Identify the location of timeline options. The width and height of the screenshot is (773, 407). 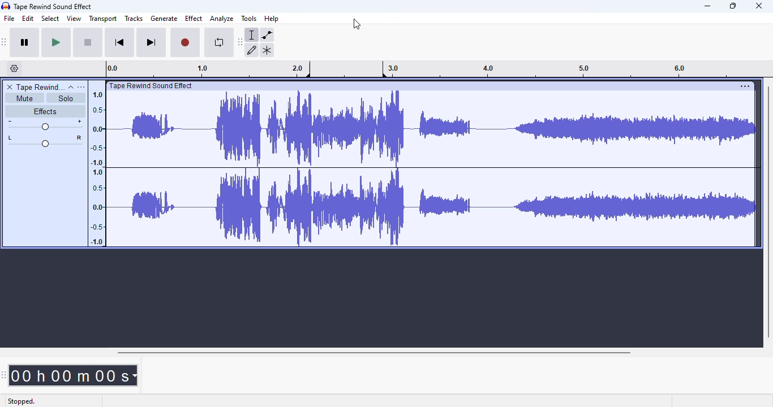
(15, 68).